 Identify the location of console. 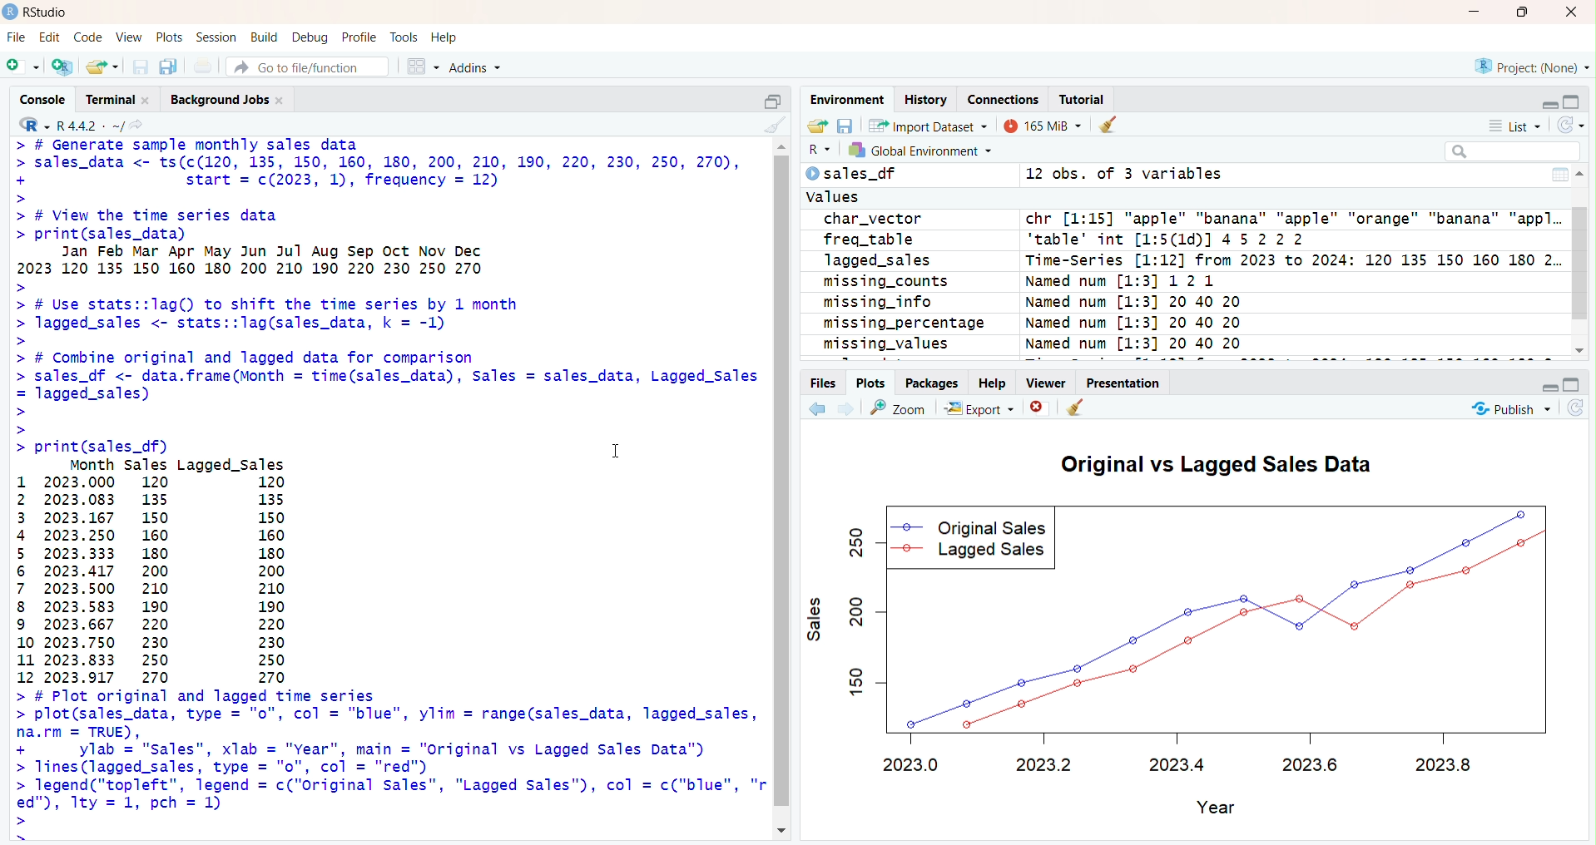
(43, 100).